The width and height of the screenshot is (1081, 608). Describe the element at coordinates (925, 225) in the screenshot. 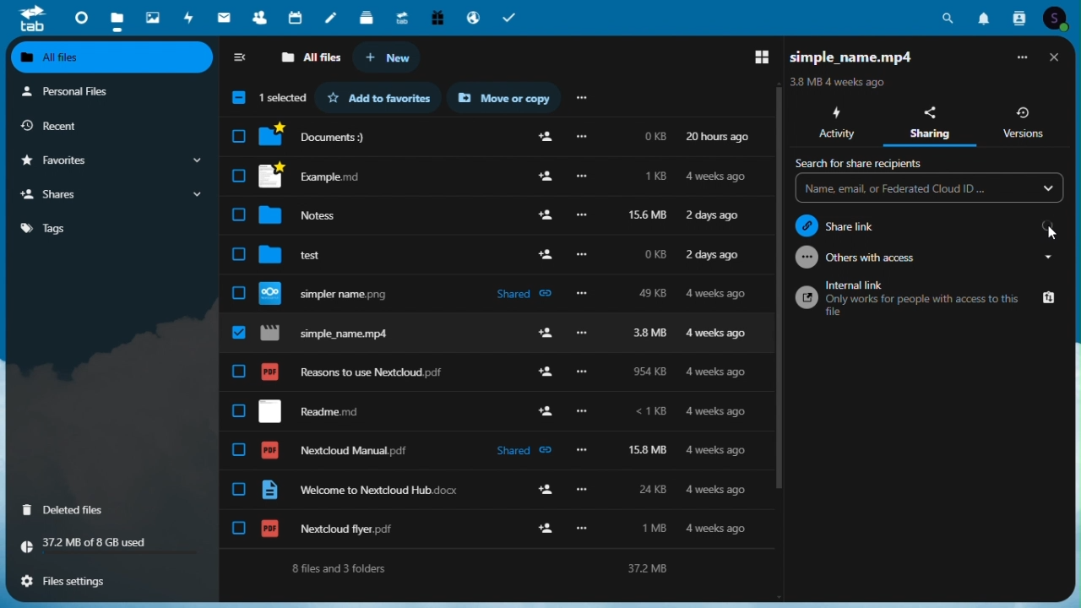

I see `Share link` at that location.